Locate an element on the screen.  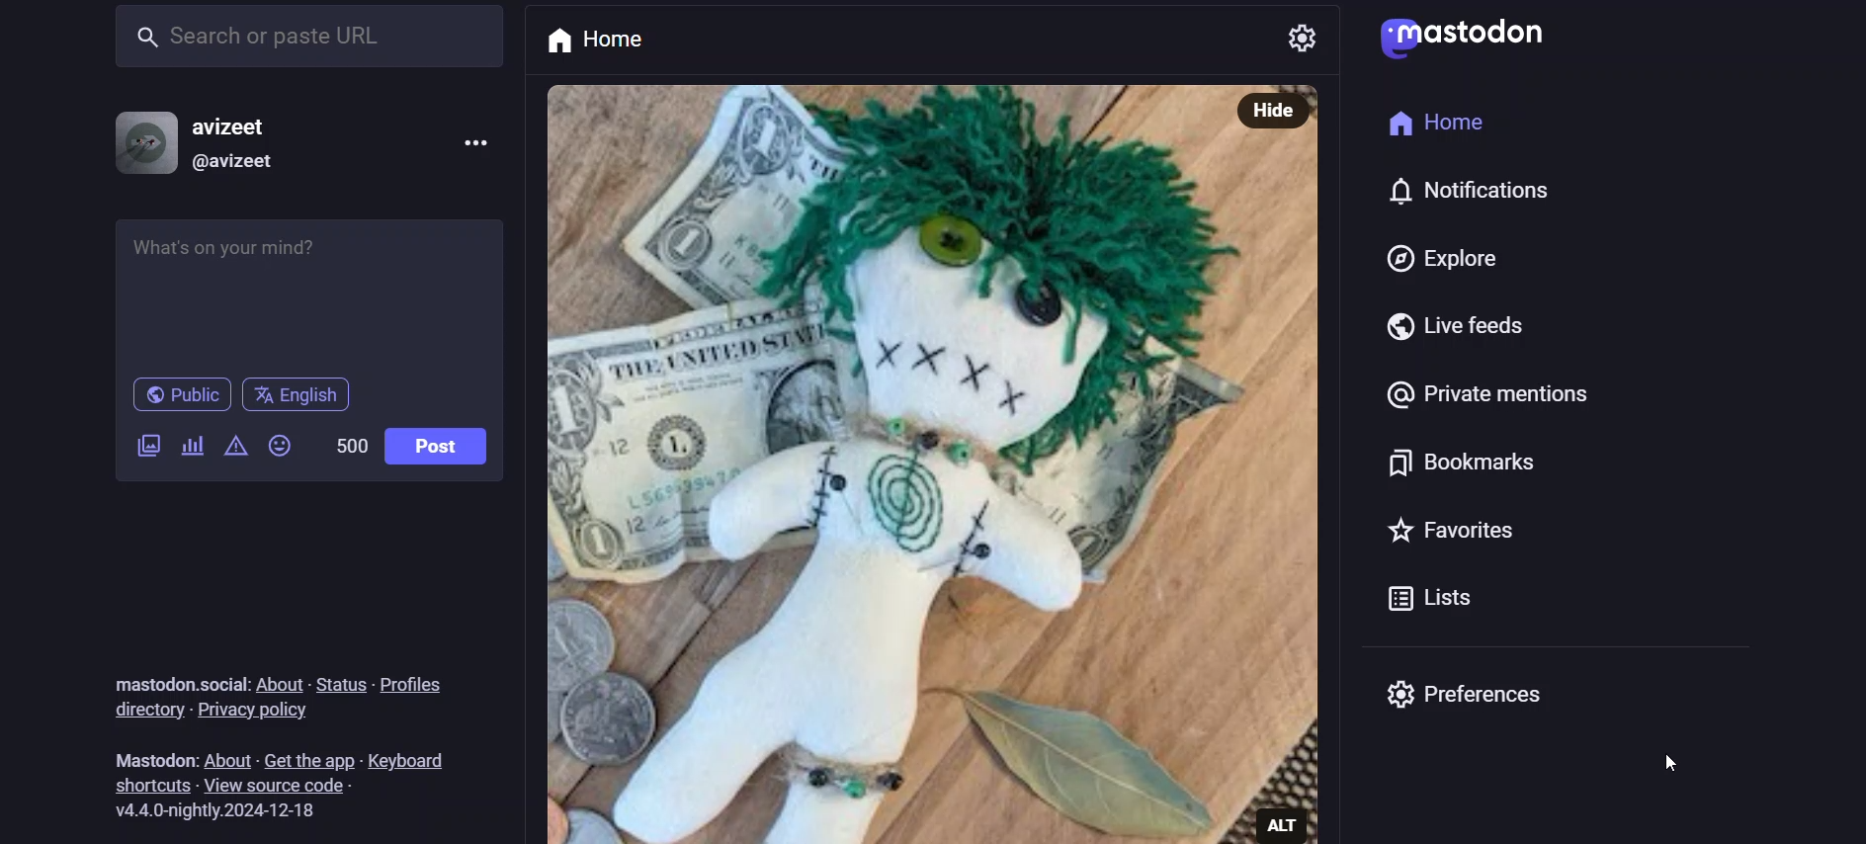
notification is located at coordinates (1484, 188).